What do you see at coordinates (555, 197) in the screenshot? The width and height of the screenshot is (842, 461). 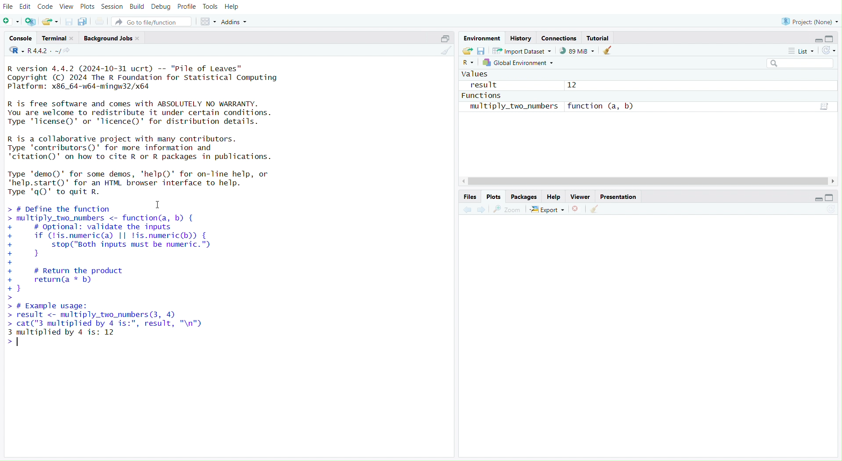 I see `Help` at bounding box center [555, 197].